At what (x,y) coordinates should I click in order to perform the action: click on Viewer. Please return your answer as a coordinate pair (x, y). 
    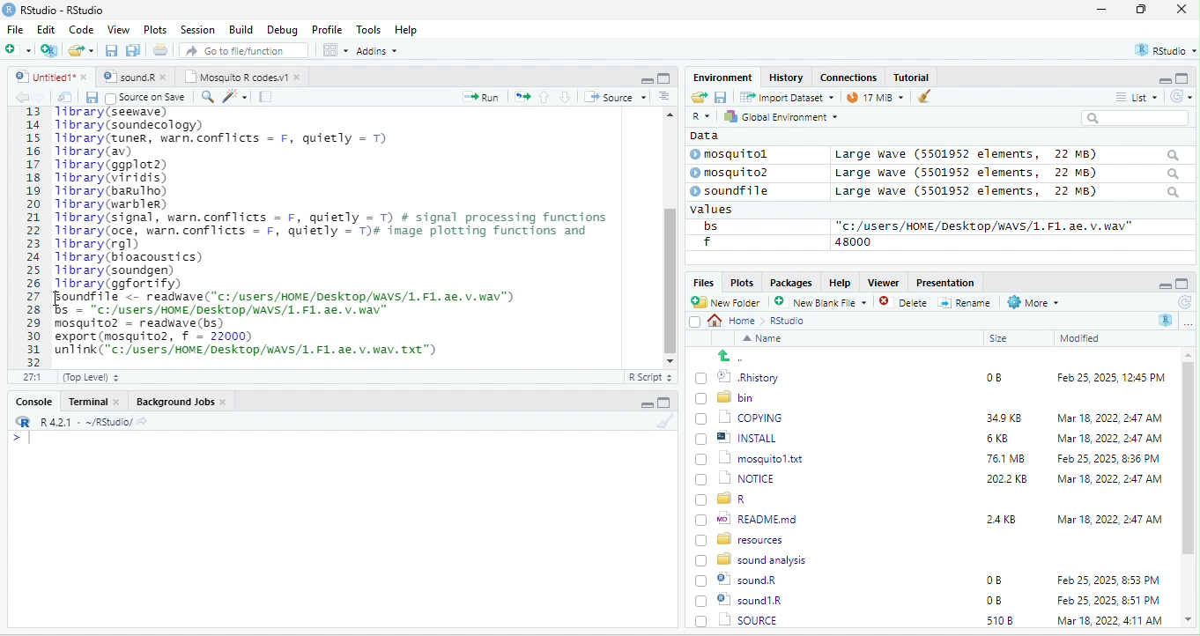
    Looking at the image, I should click on (881, 283).